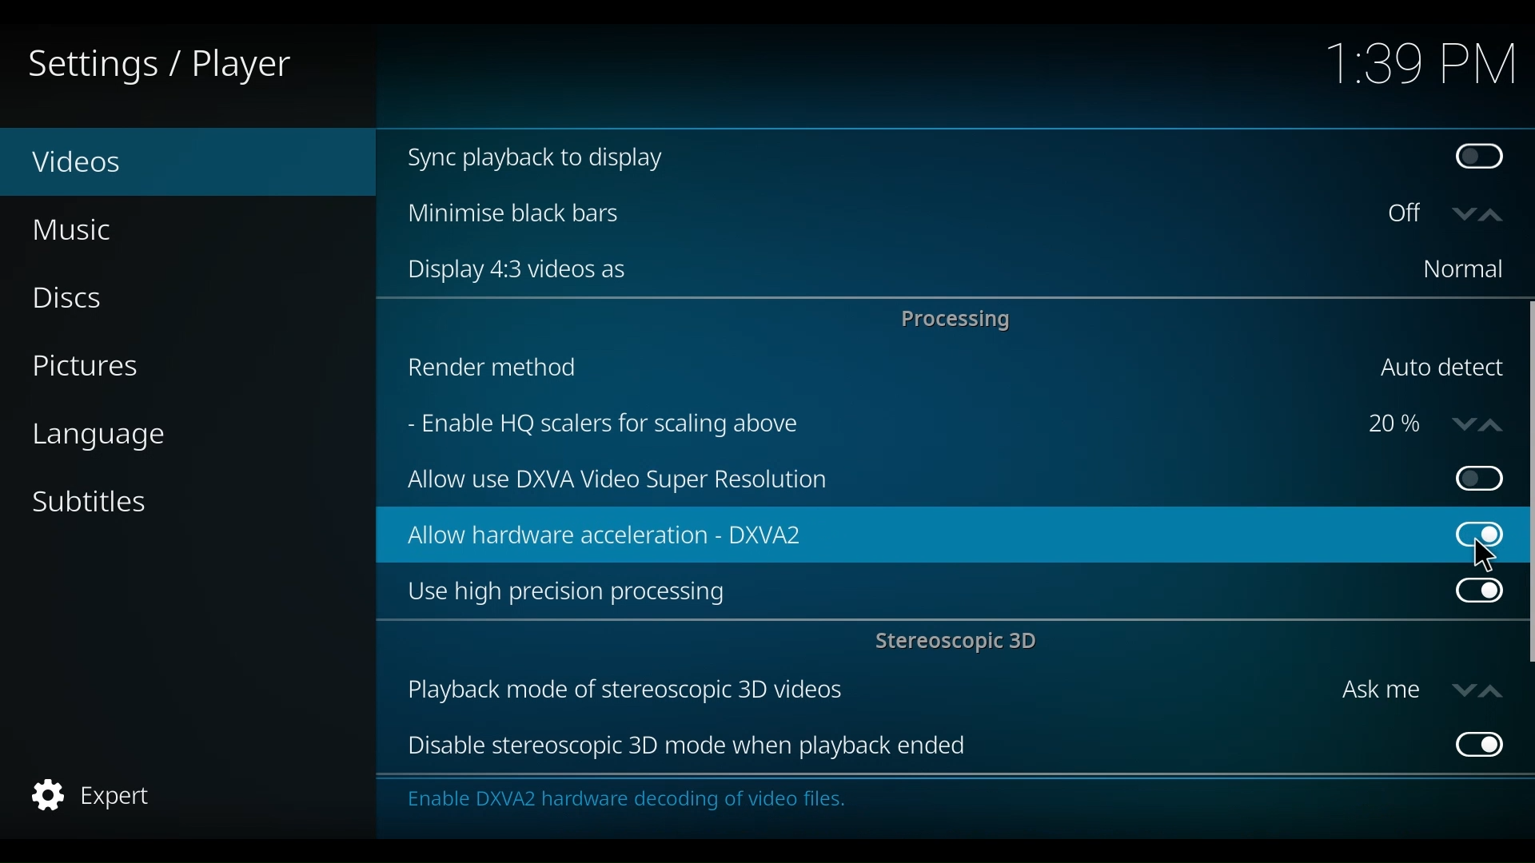 This screenshot has width=1535, height=863. What do you see at coordinates (1459, 423) in the screenshot?
I see `down` at bounding box center [1459, 423].